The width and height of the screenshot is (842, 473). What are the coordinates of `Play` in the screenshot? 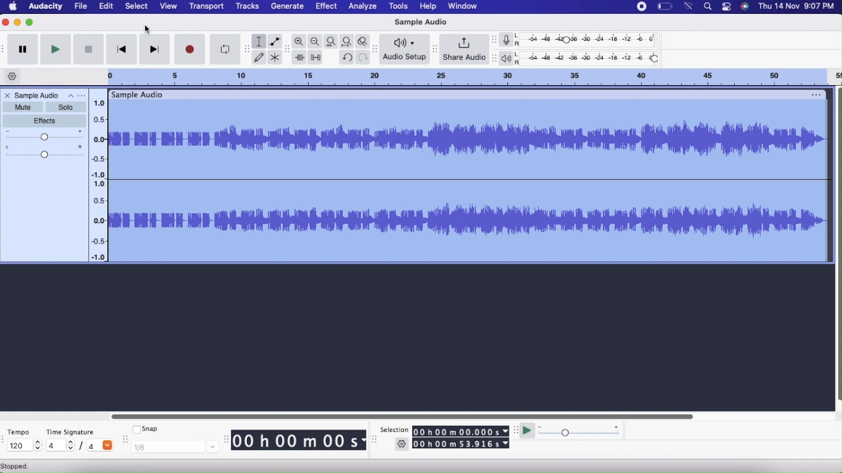 It's located at (57, 49).